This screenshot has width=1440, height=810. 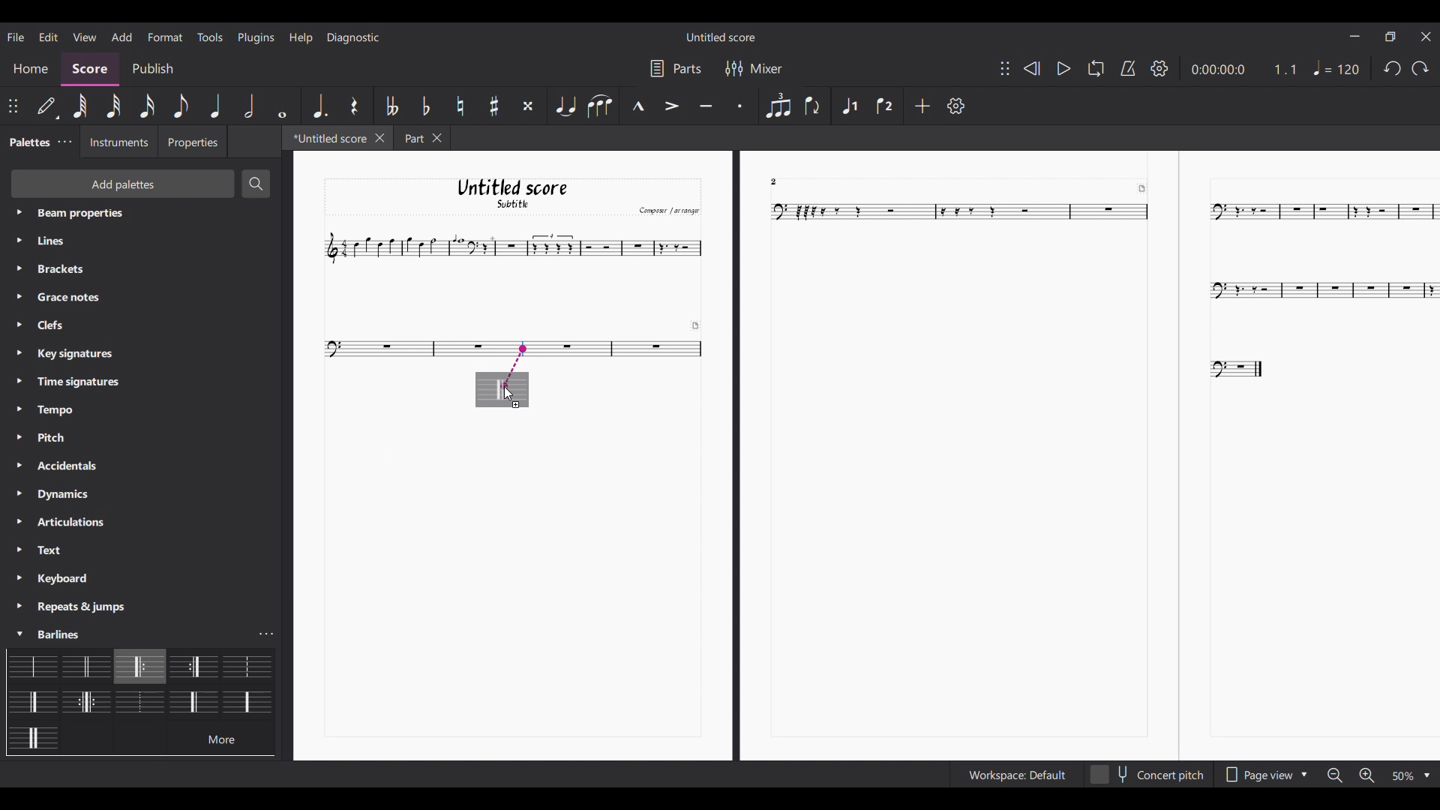 What do you see at coordinates (83, 241) in the screenshot?
I see `Palette settings` at bounding box center [83, 241].